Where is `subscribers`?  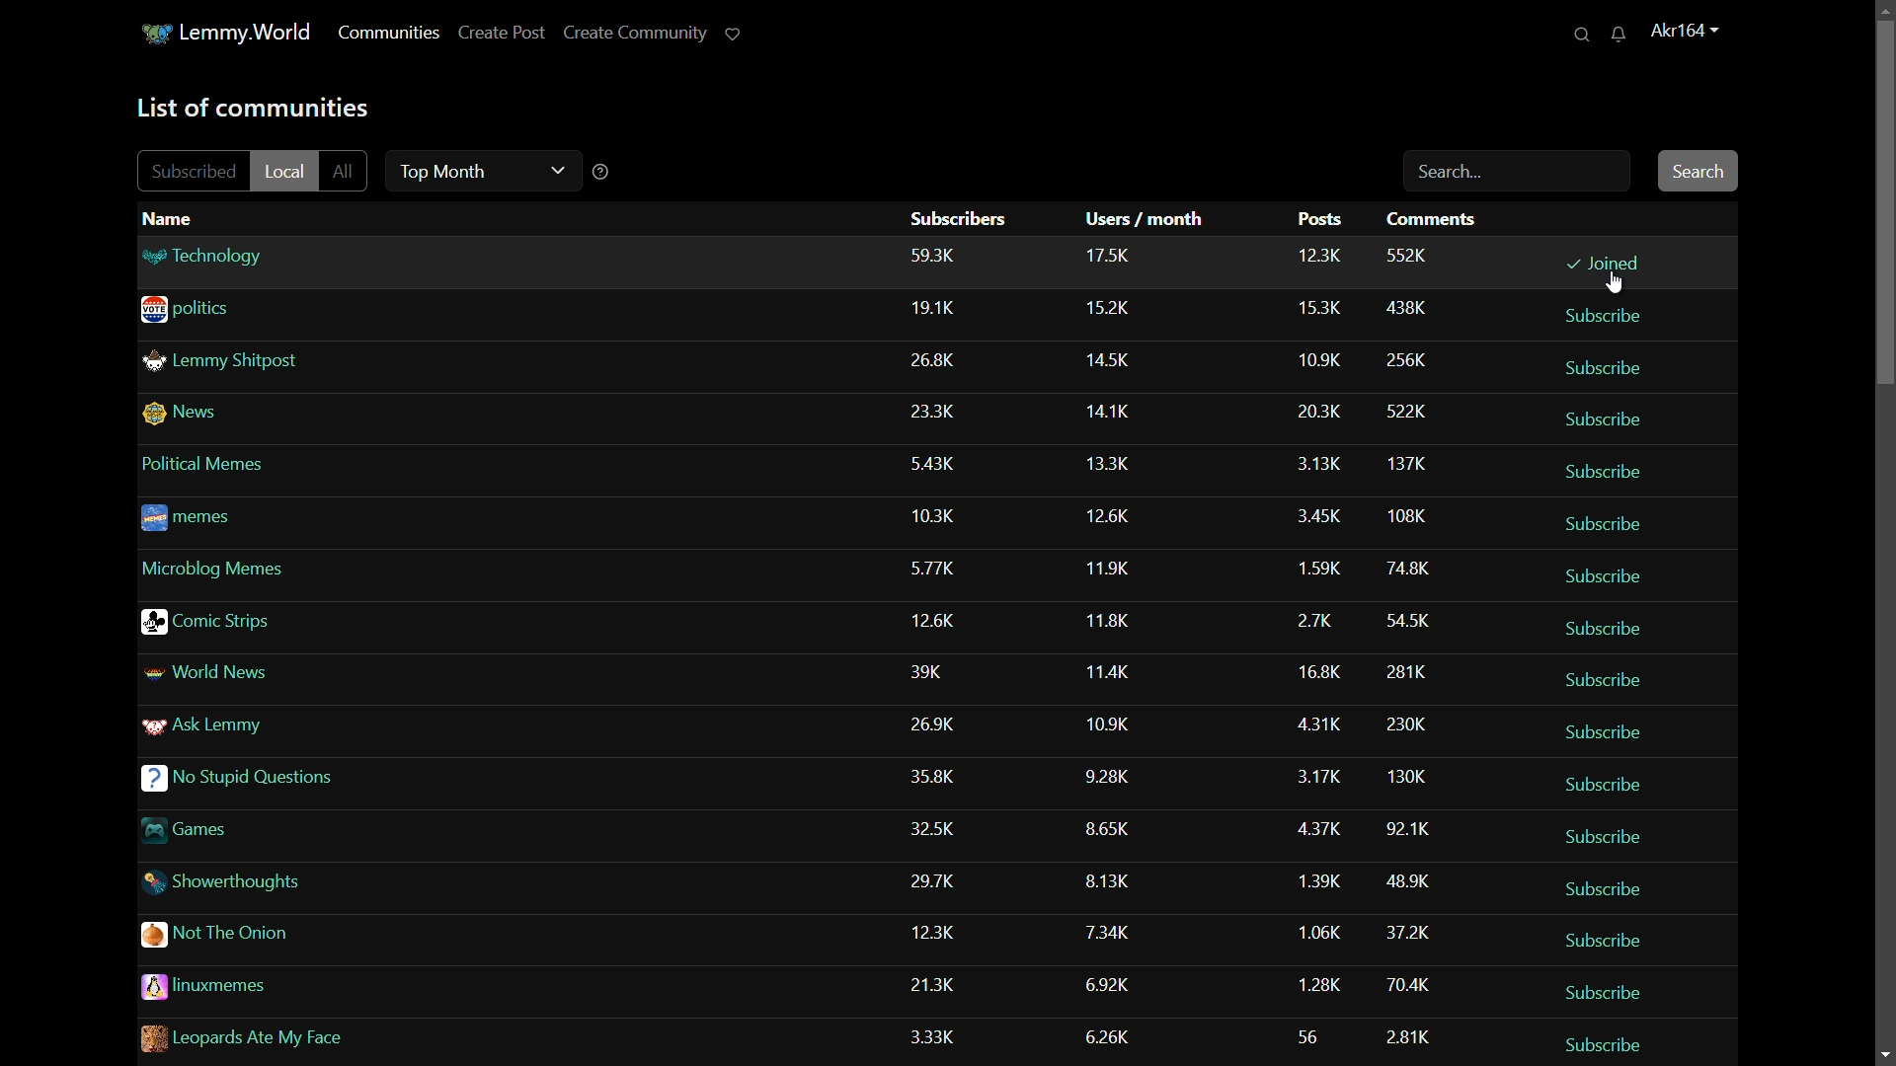 subscribers is located at coordinates (938, 622).